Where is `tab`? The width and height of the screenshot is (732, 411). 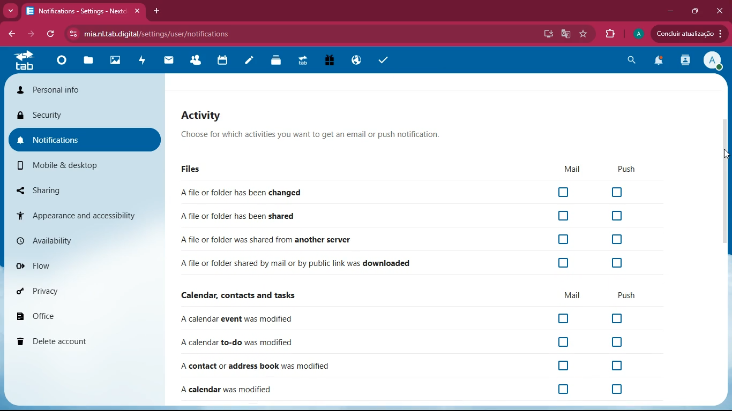
tab is located at coordinates (305, 61).